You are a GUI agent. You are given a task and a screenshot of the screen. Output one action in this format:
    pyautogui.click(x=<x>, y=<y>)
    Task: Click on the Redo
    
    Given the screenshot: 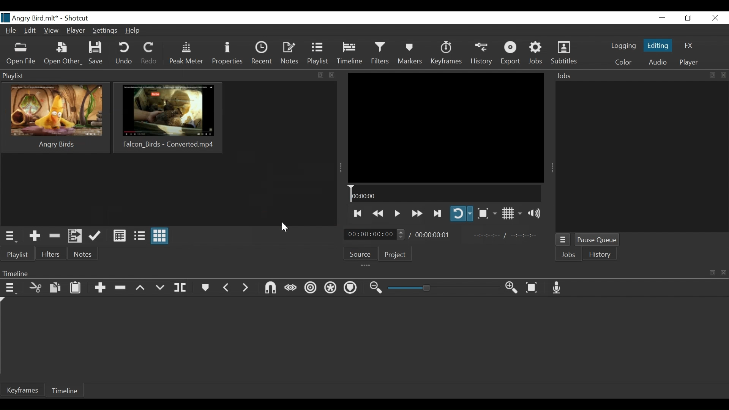 What is the action you would take?
    pyautogui.click(x=149, y=55)
    